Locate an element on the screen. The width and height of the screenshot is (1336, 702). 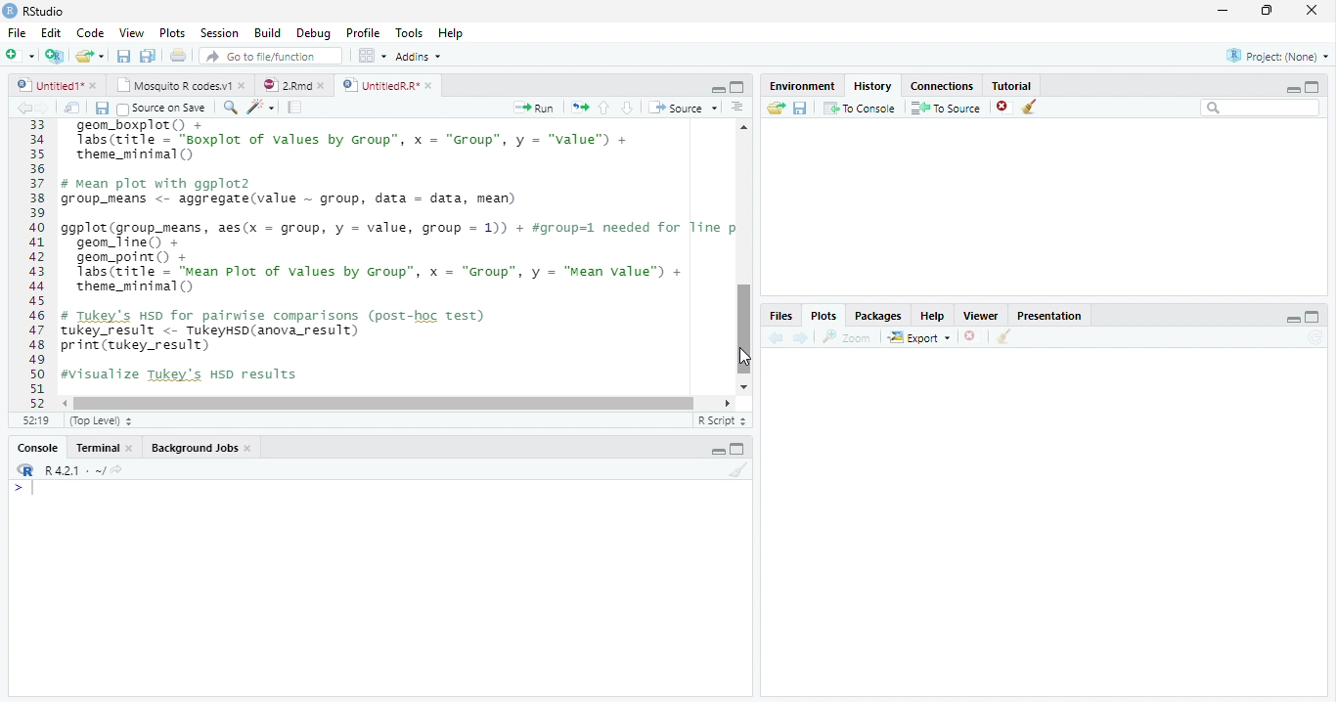
Next is located at coordinates (51, 109).